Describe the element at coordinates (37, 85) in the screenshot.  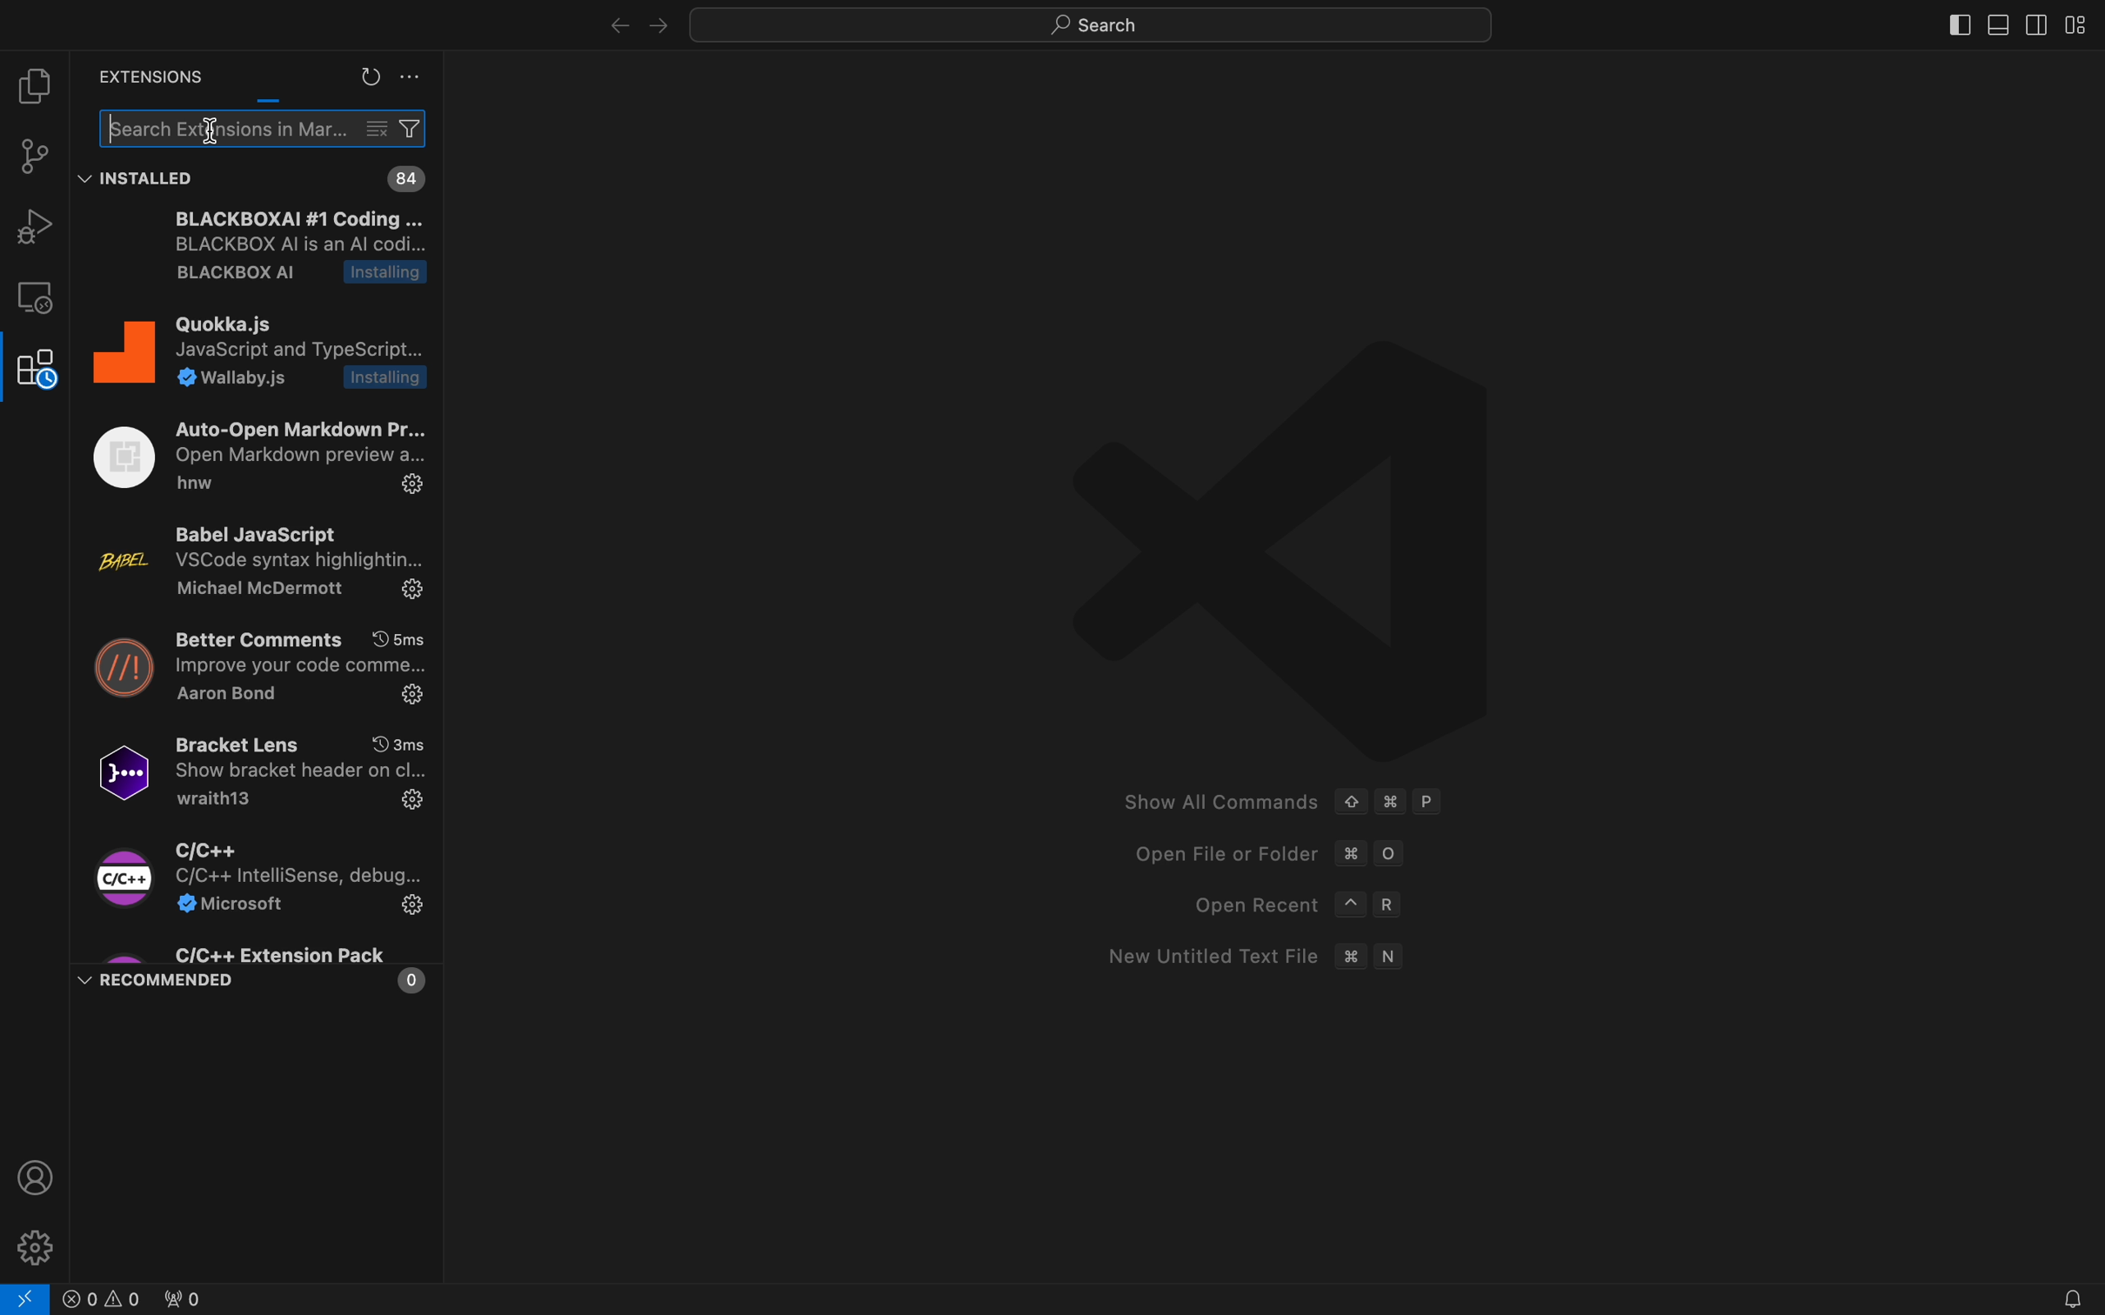
I see `file explorer` at that location.